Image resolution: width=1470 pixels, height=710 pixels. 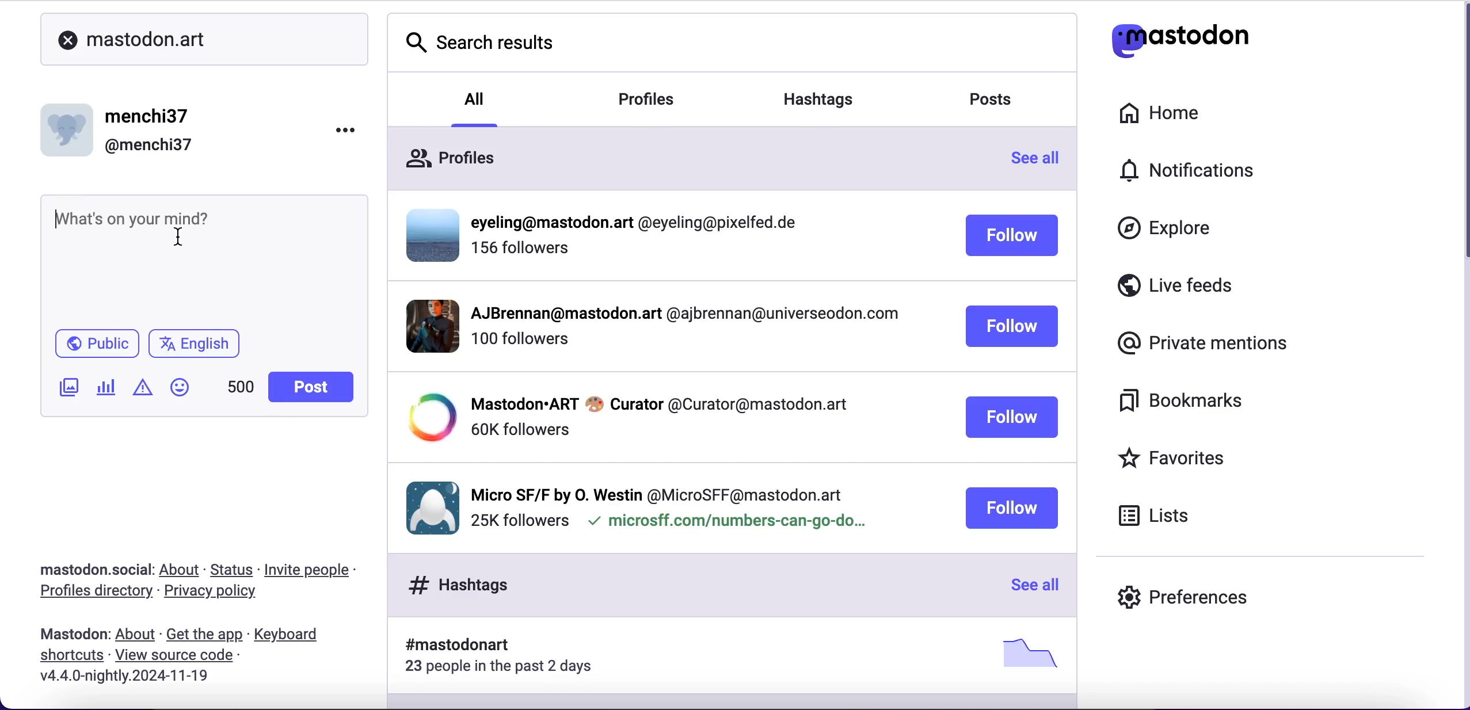 What do you see at coordinates (110, 391) in the screenshot?
I see `add poll` at bounding box center [110, 391].